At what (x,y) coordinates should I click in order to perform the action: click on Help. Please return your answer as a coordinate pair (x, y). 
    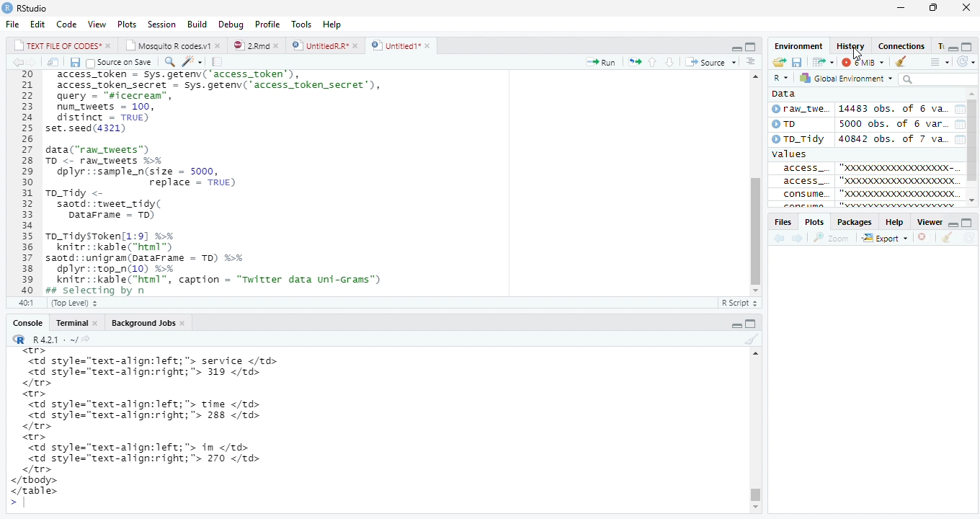
    Looking at the image, I should click on (333, 24).